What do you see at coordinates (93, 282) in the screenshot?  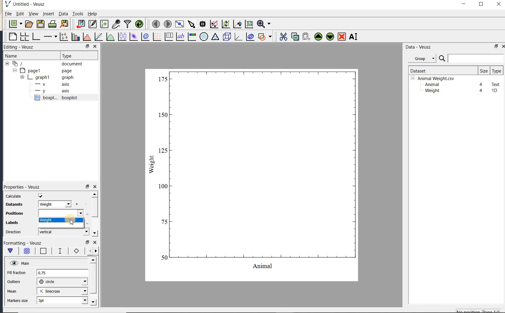 I see `scrollbar` at bounding box center [93, 282].